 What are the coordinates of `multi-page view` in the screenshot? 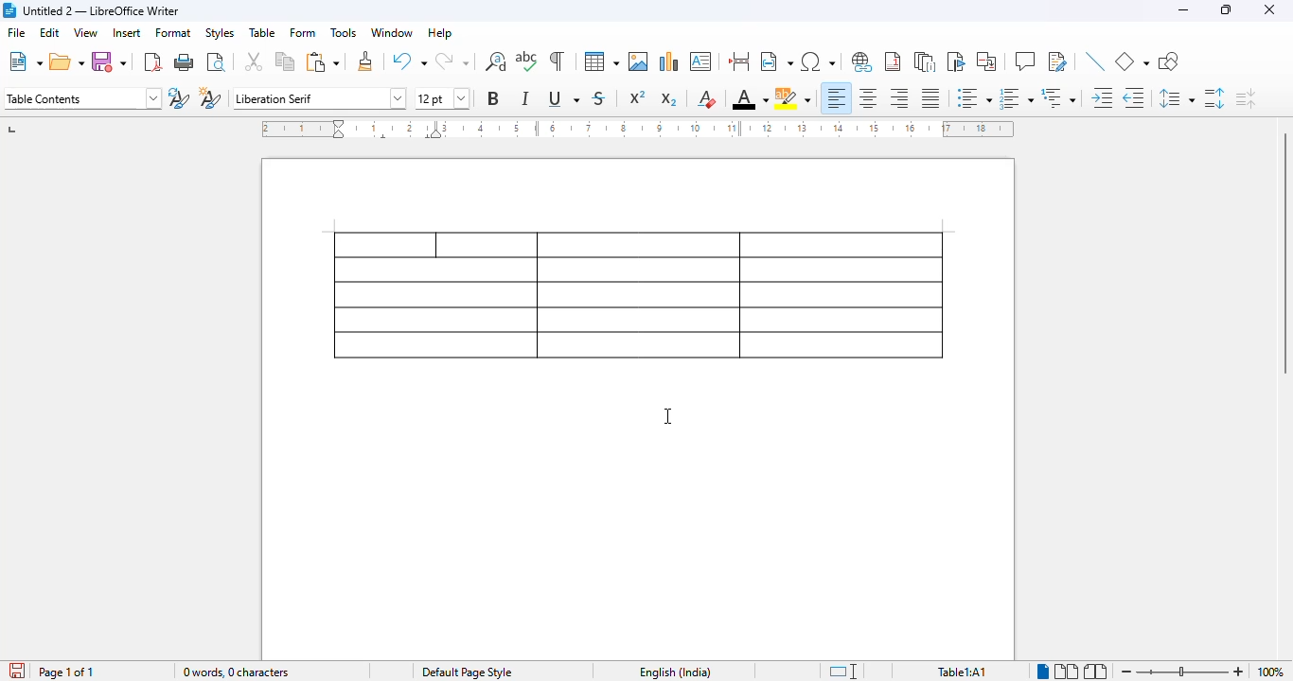 It's located at (1067, 672).